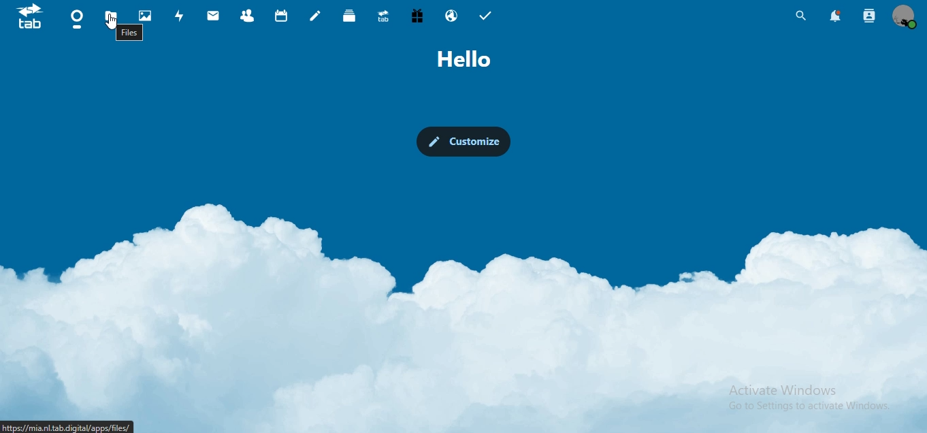 This screenshot has height=433, width=927. Describe the element at coordinates (834, 16) in the screenshot. I see `notifications` at that location.